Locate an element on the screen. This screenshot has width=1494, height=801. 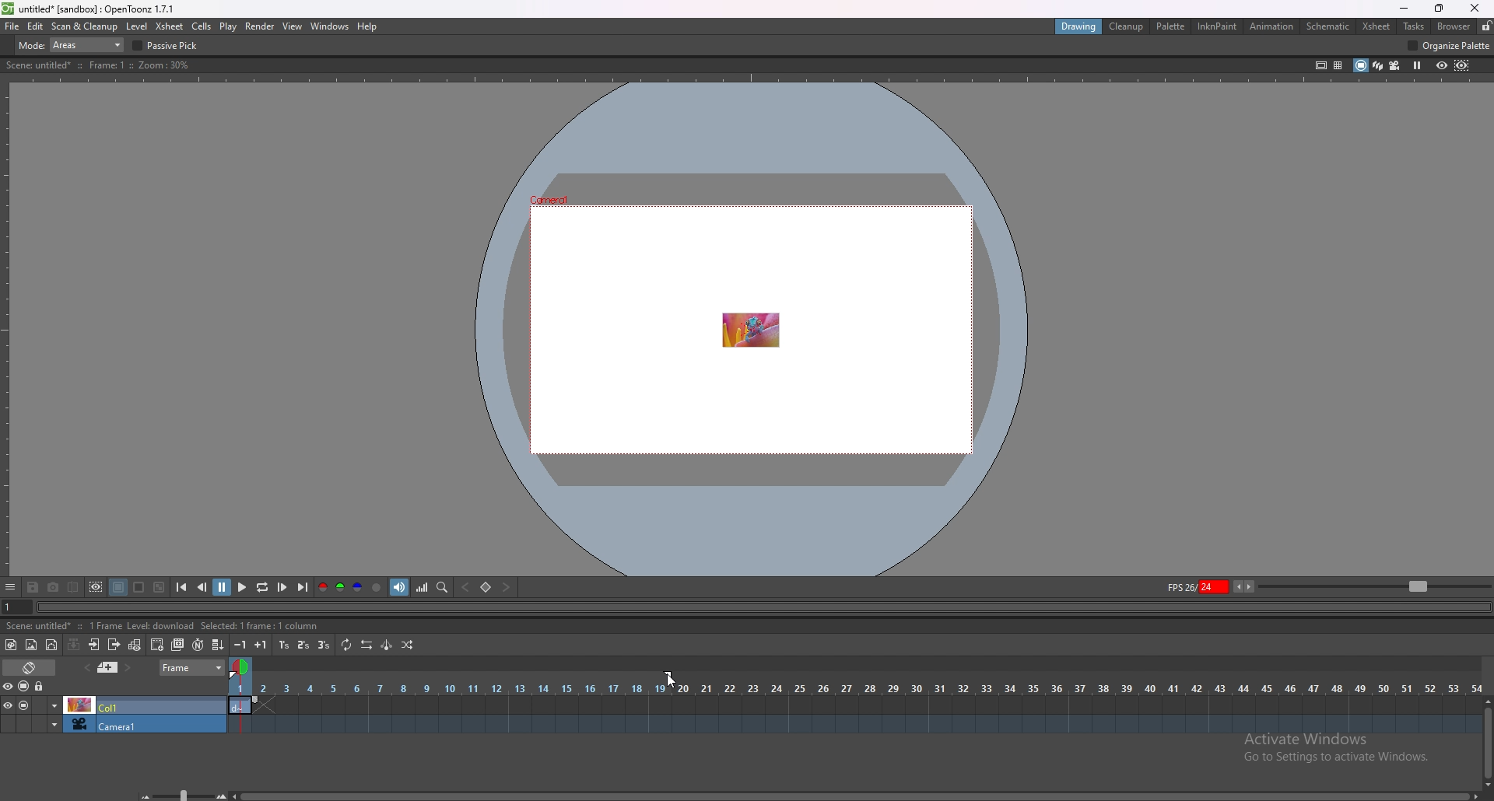
swing is located at coordinates (388, 644).